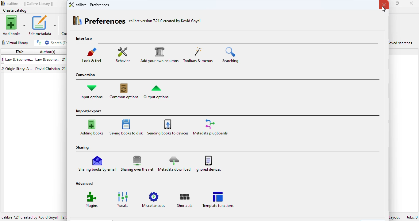  I want to click on adding books, so click(92, 126).